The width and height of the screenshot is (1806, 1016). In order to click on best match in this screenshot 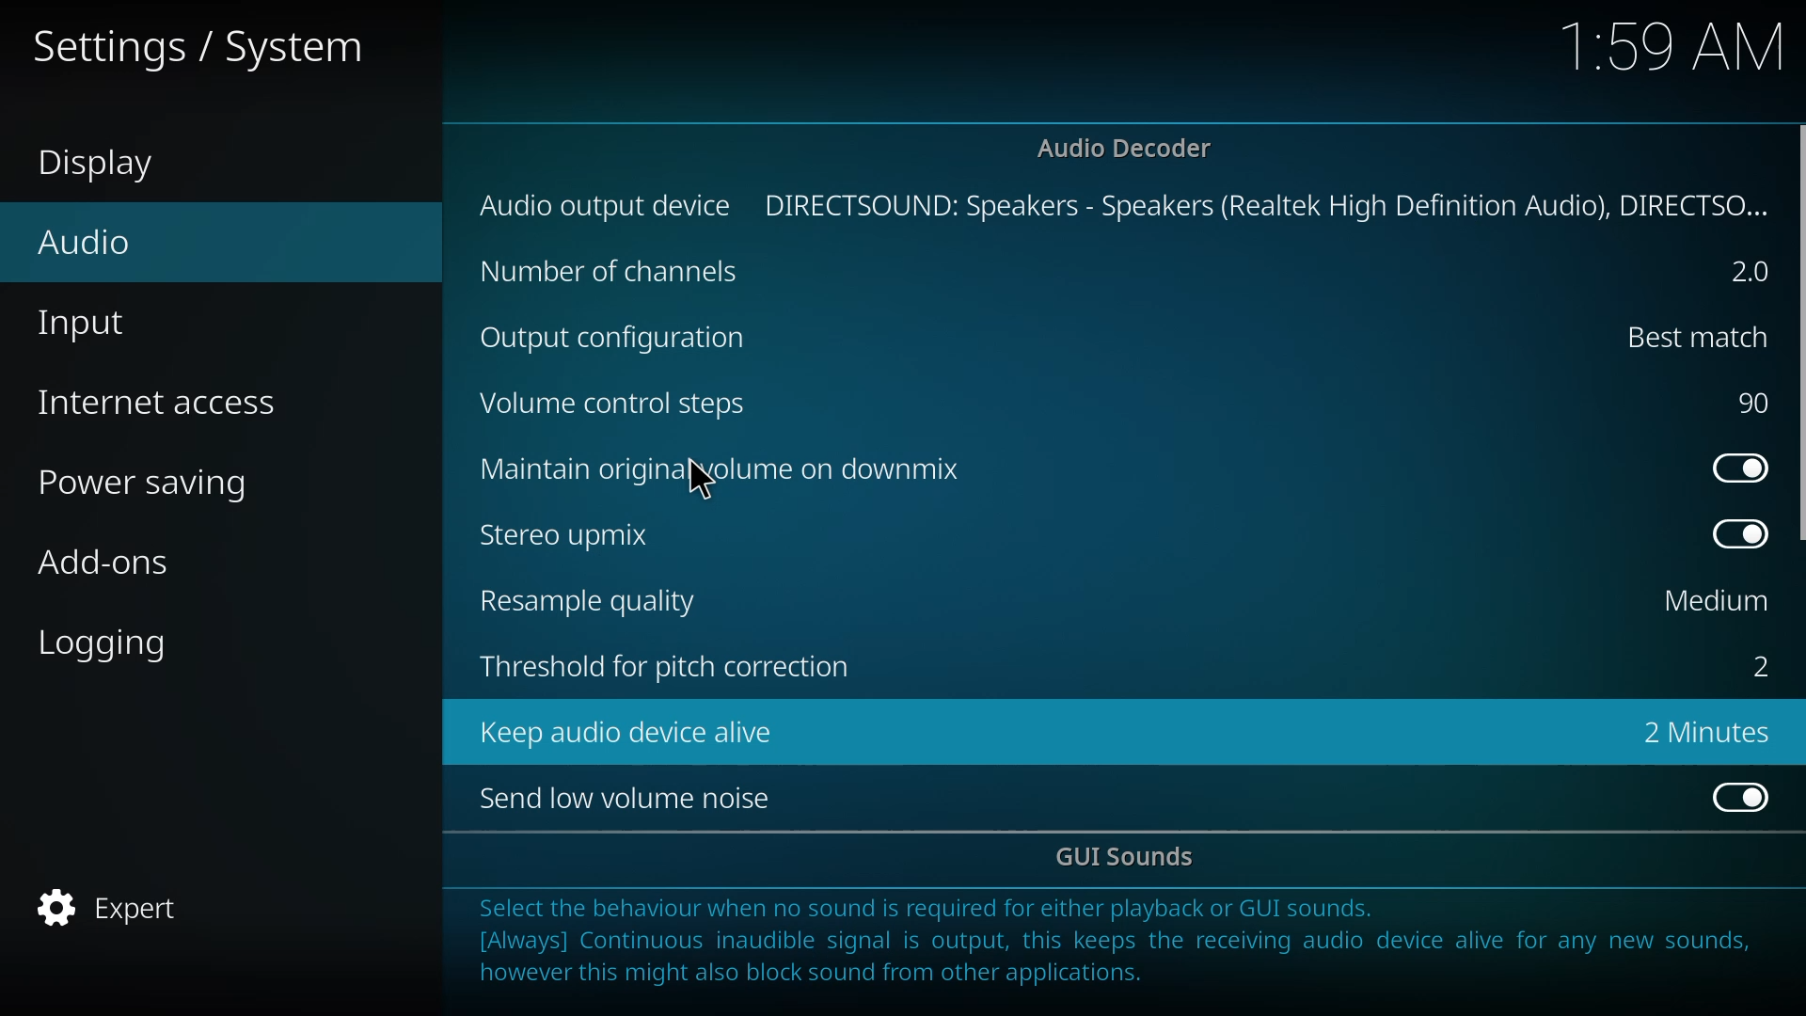, I will do `click(1686, 335)`.